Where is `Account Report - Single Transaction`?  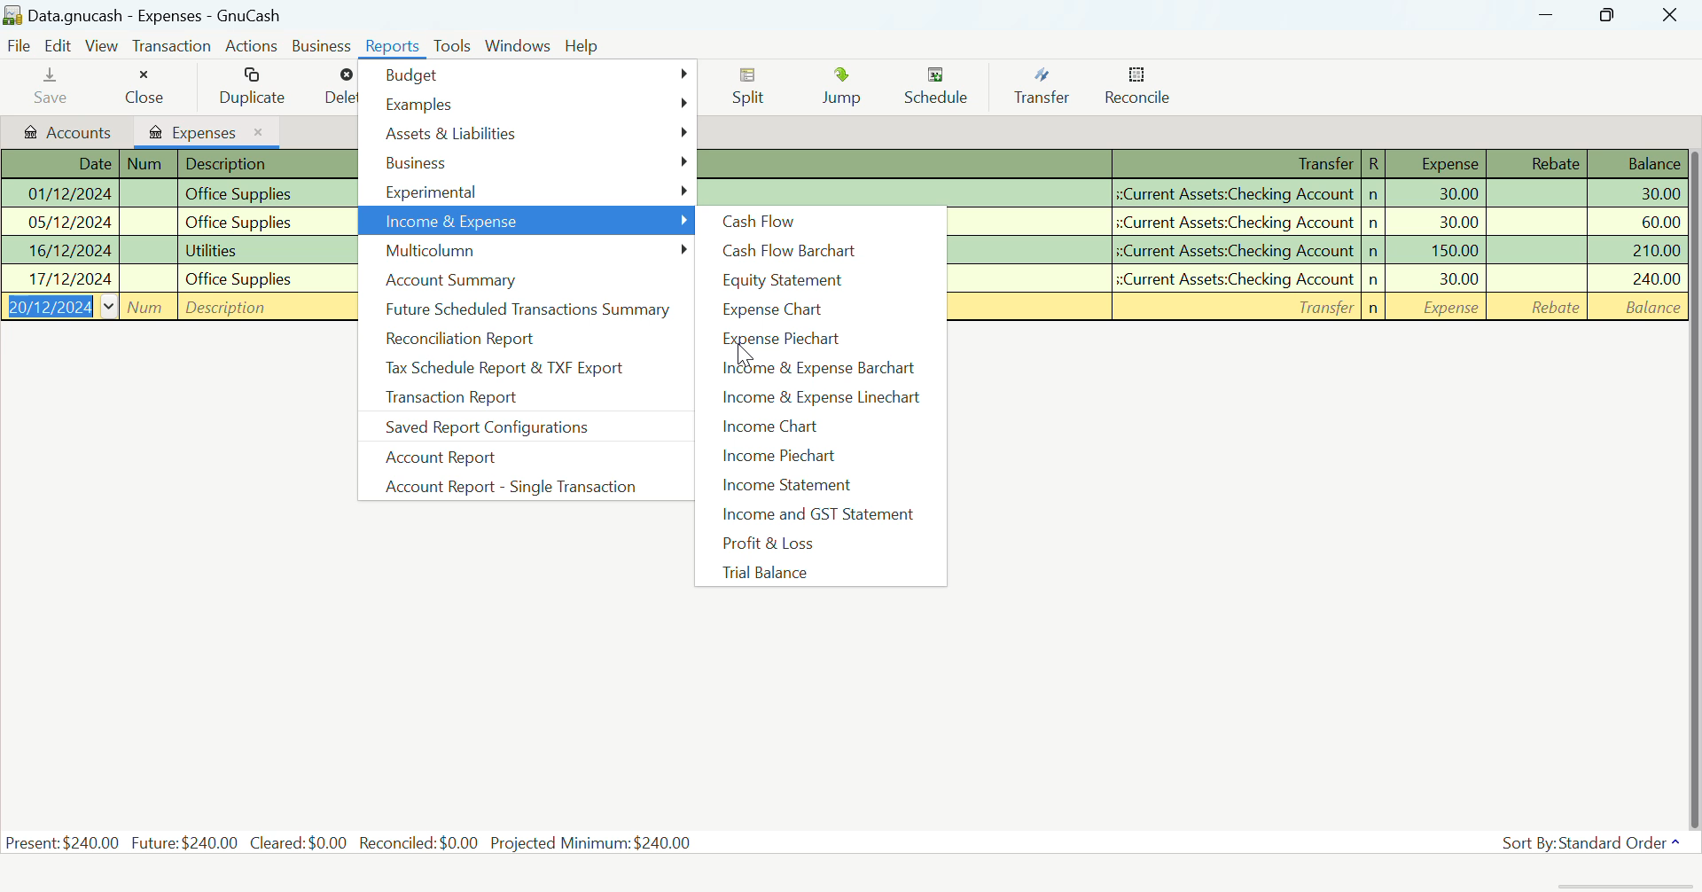 Account Report - Single Transaction is located at coordinates (506, 484).